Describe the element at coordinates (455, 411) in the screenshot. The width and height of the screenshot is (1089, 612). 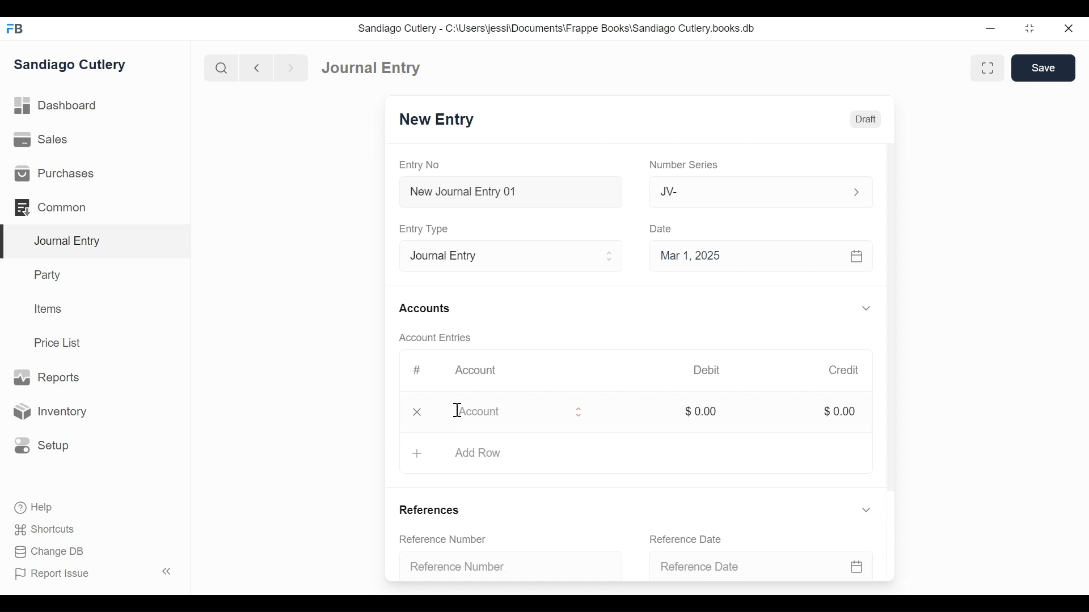
I see `cursor` at that location.